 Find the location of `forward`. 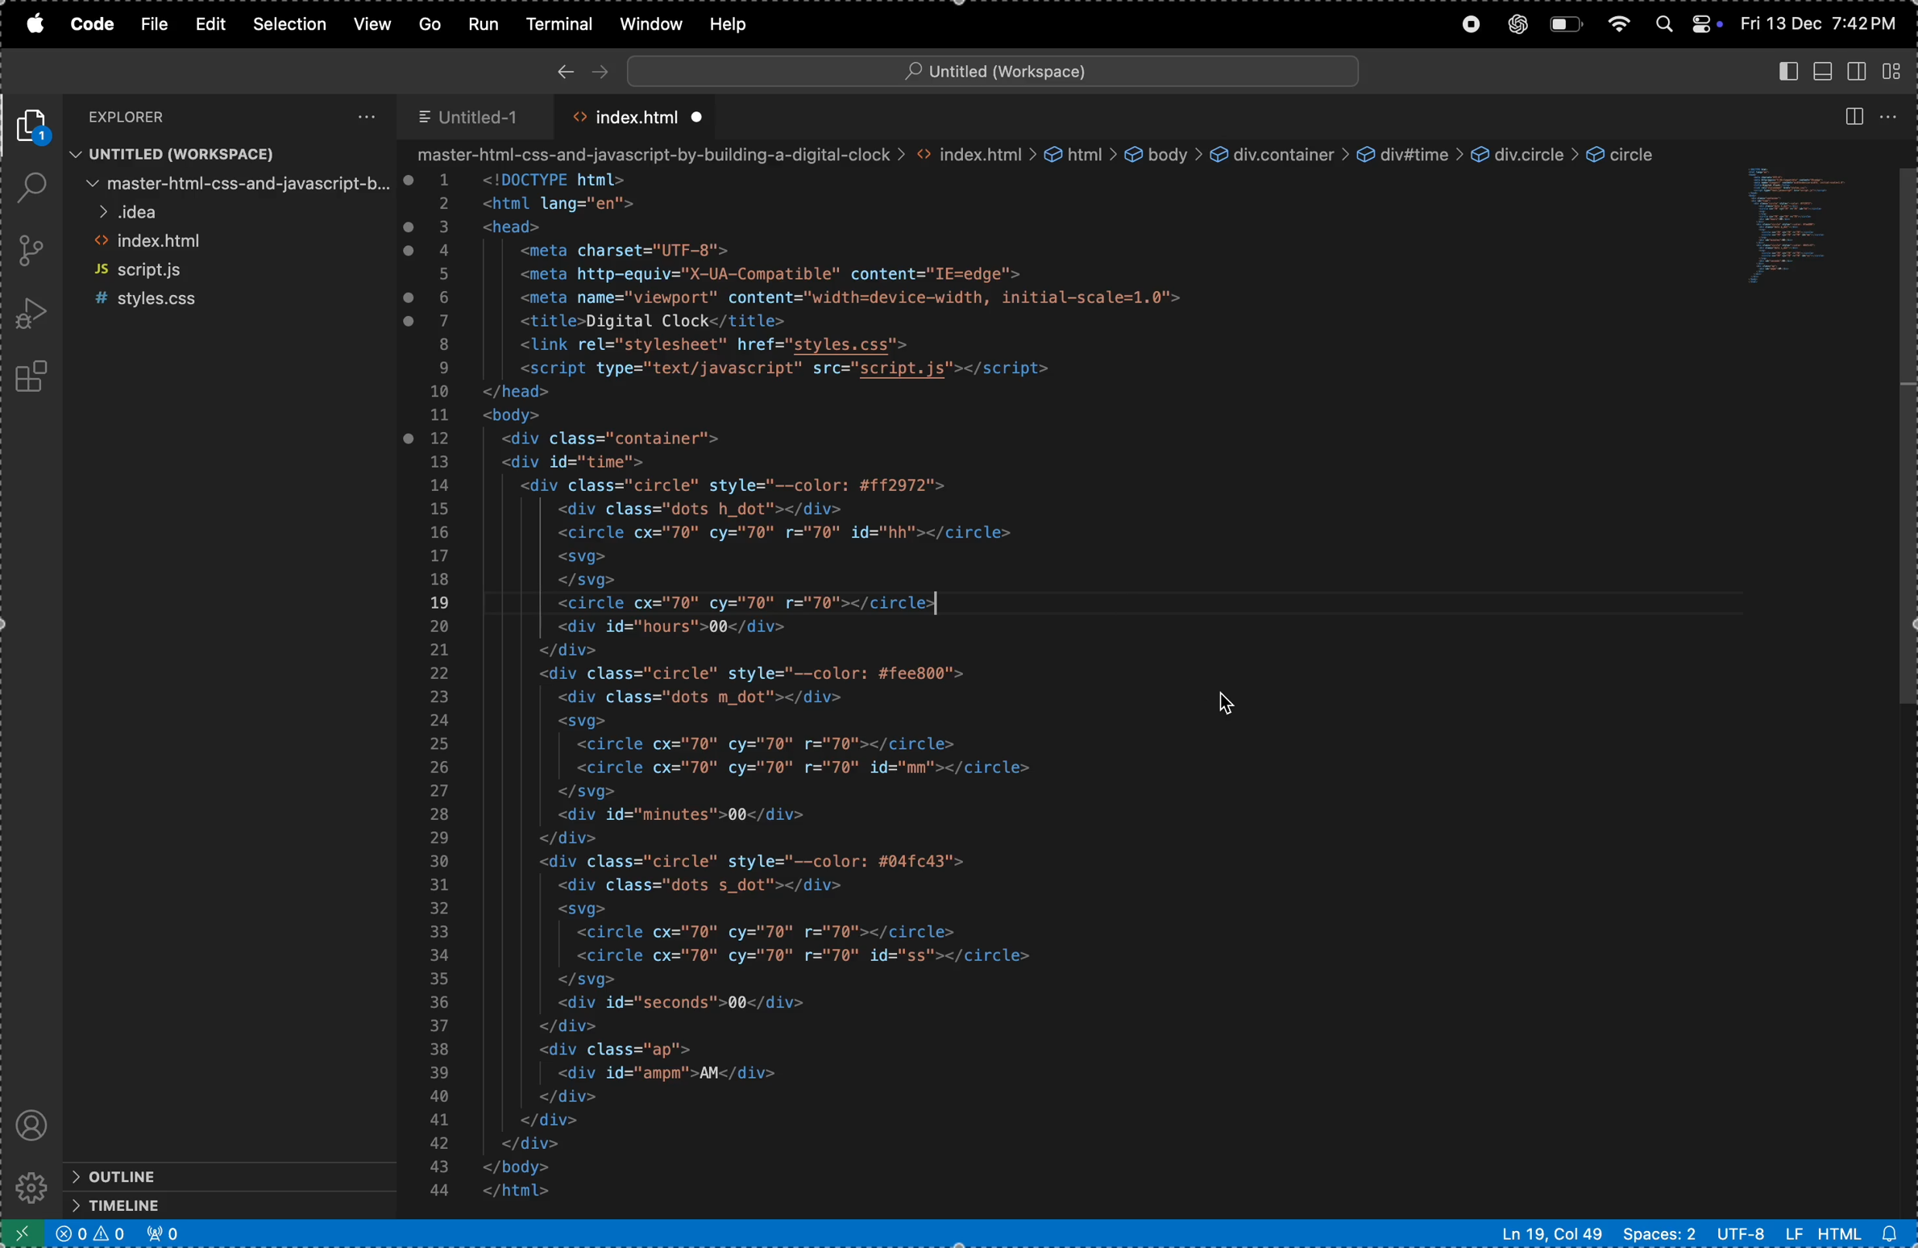

forward is located at coordinates (596, 67).